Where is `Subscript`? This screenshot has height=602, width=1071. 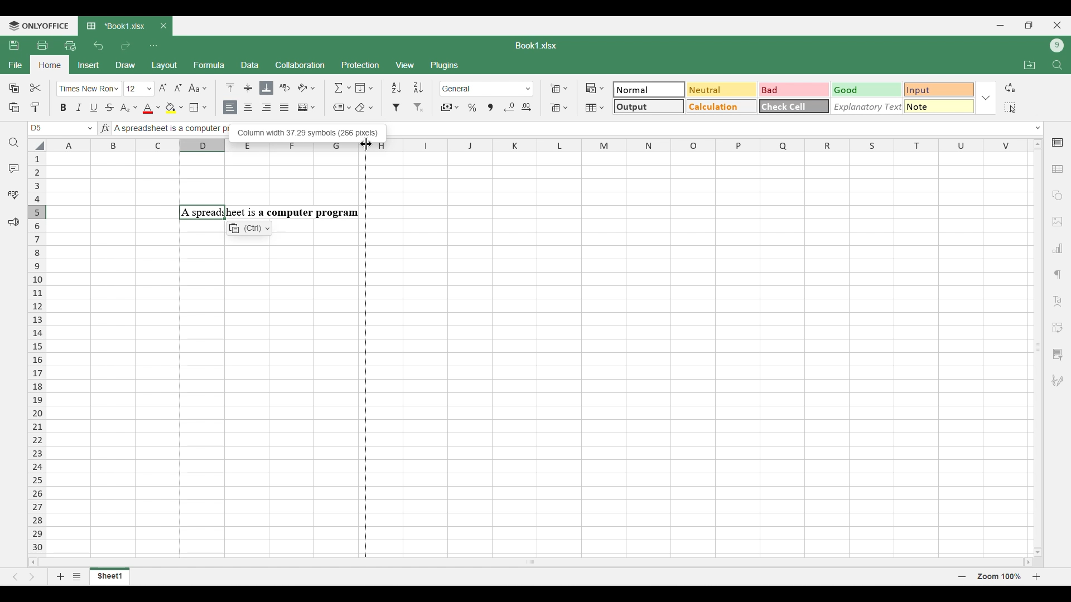 Subscript is located at coordinates (128, 108).